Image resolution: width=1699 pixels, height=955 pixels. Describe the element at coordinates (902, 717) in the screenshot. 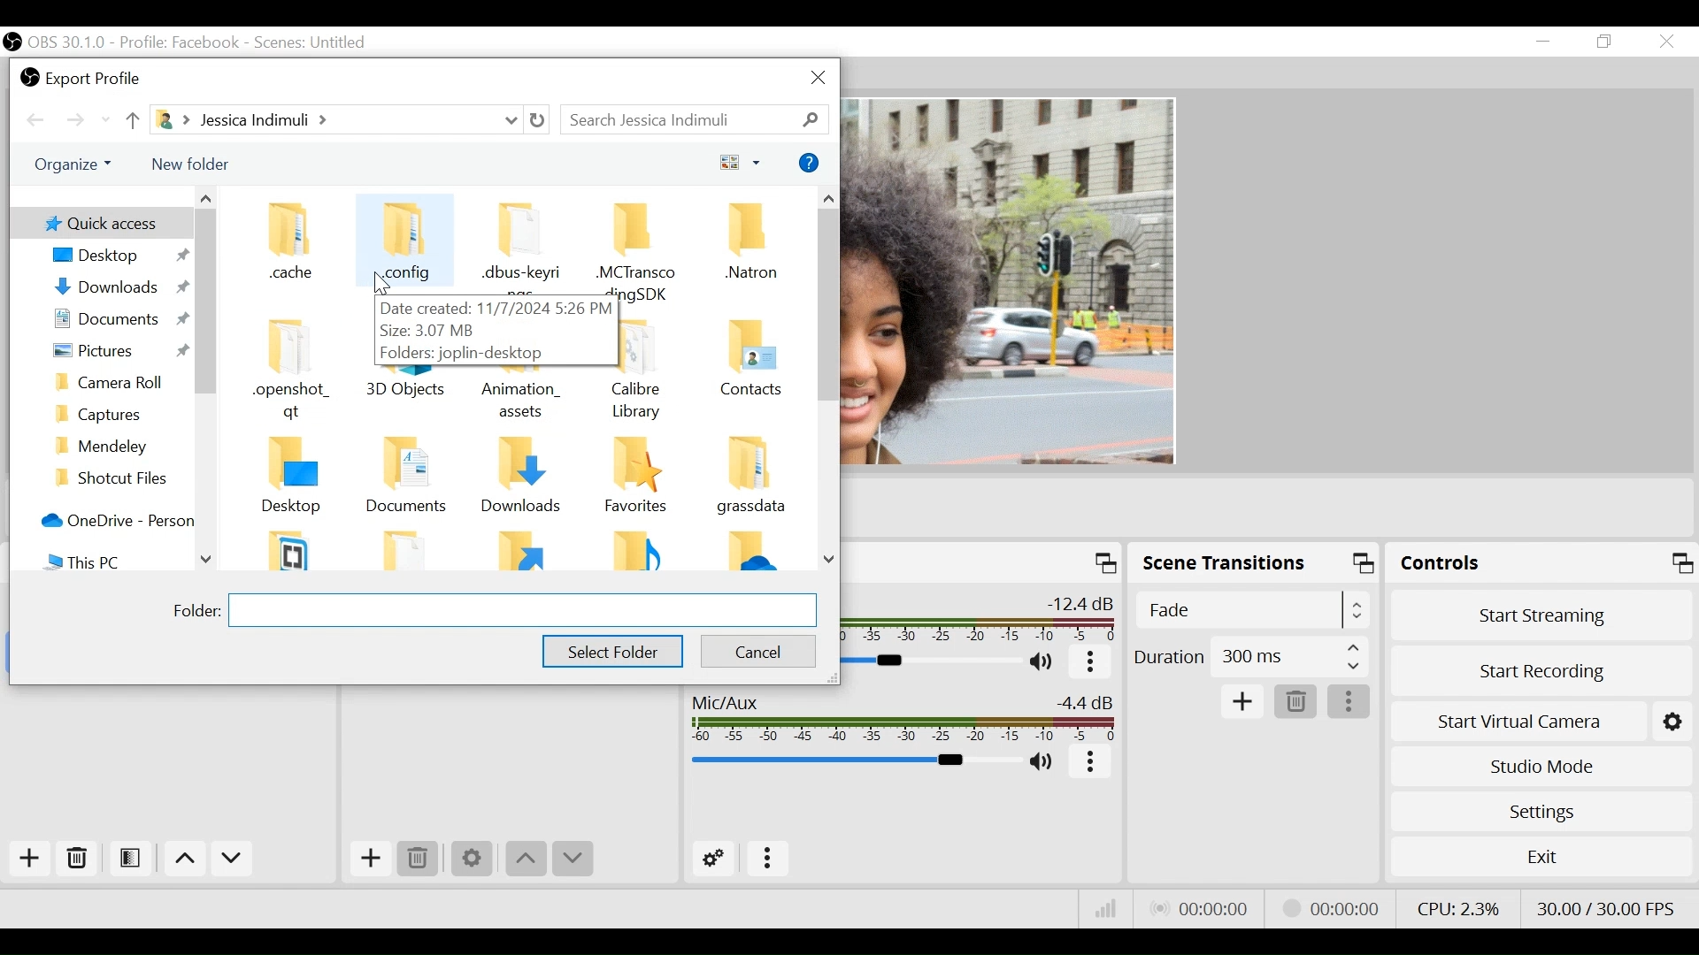

I see `Mic/Aux ` at that location.